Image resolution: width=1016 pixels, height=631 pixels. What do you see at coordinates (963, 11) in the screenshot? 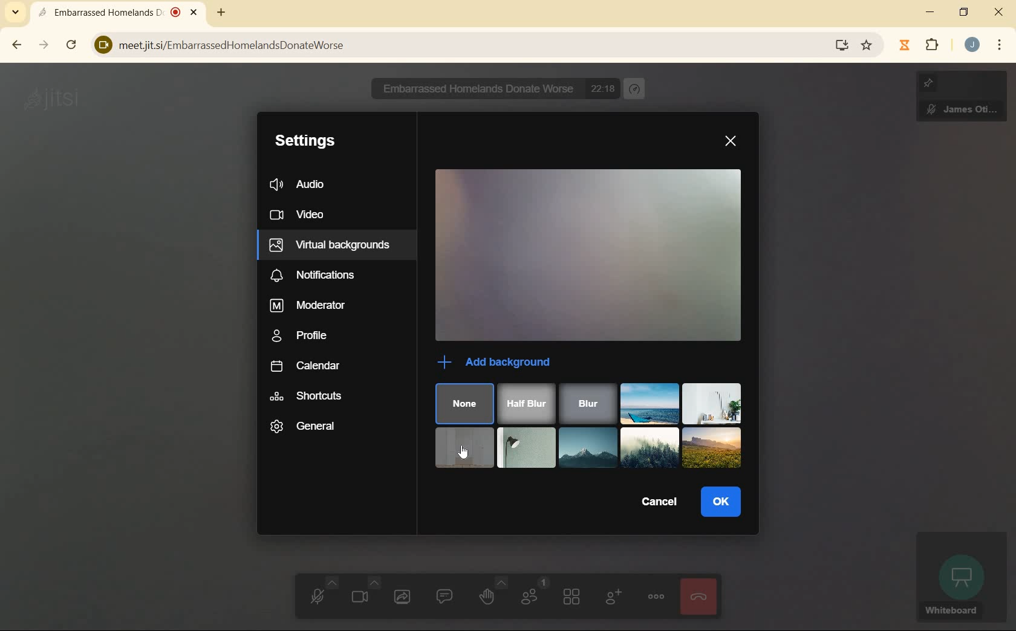
I see `restore down` at bounding box center [963, 11].